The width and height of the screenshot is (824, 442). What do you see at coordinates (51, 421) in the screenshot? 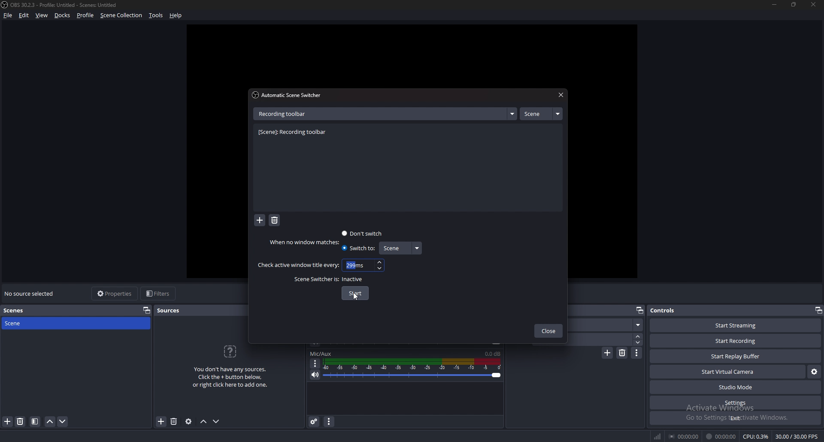
I see `move scene up` at bounding box center [51, 421].